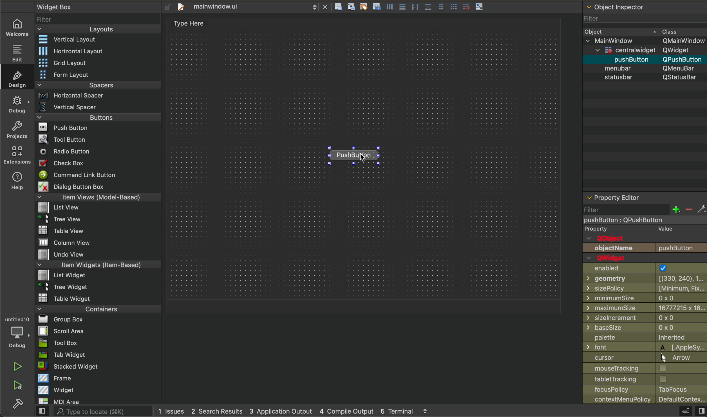 The image size is (707, 417). I want to click on item widgets, so click(96, 266).